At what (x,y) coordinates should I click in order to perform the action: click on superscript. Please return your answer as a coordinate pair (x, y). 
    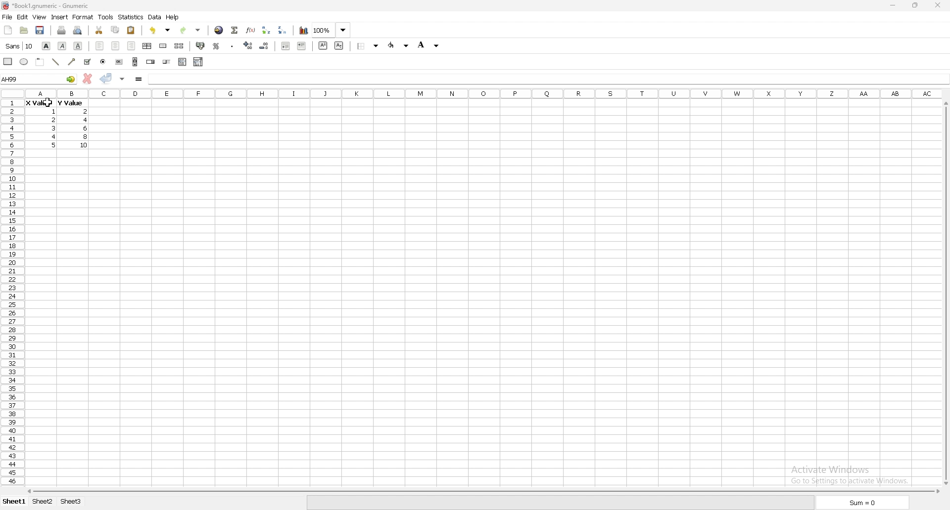
    Looking at the image, I should click on (324, 45).